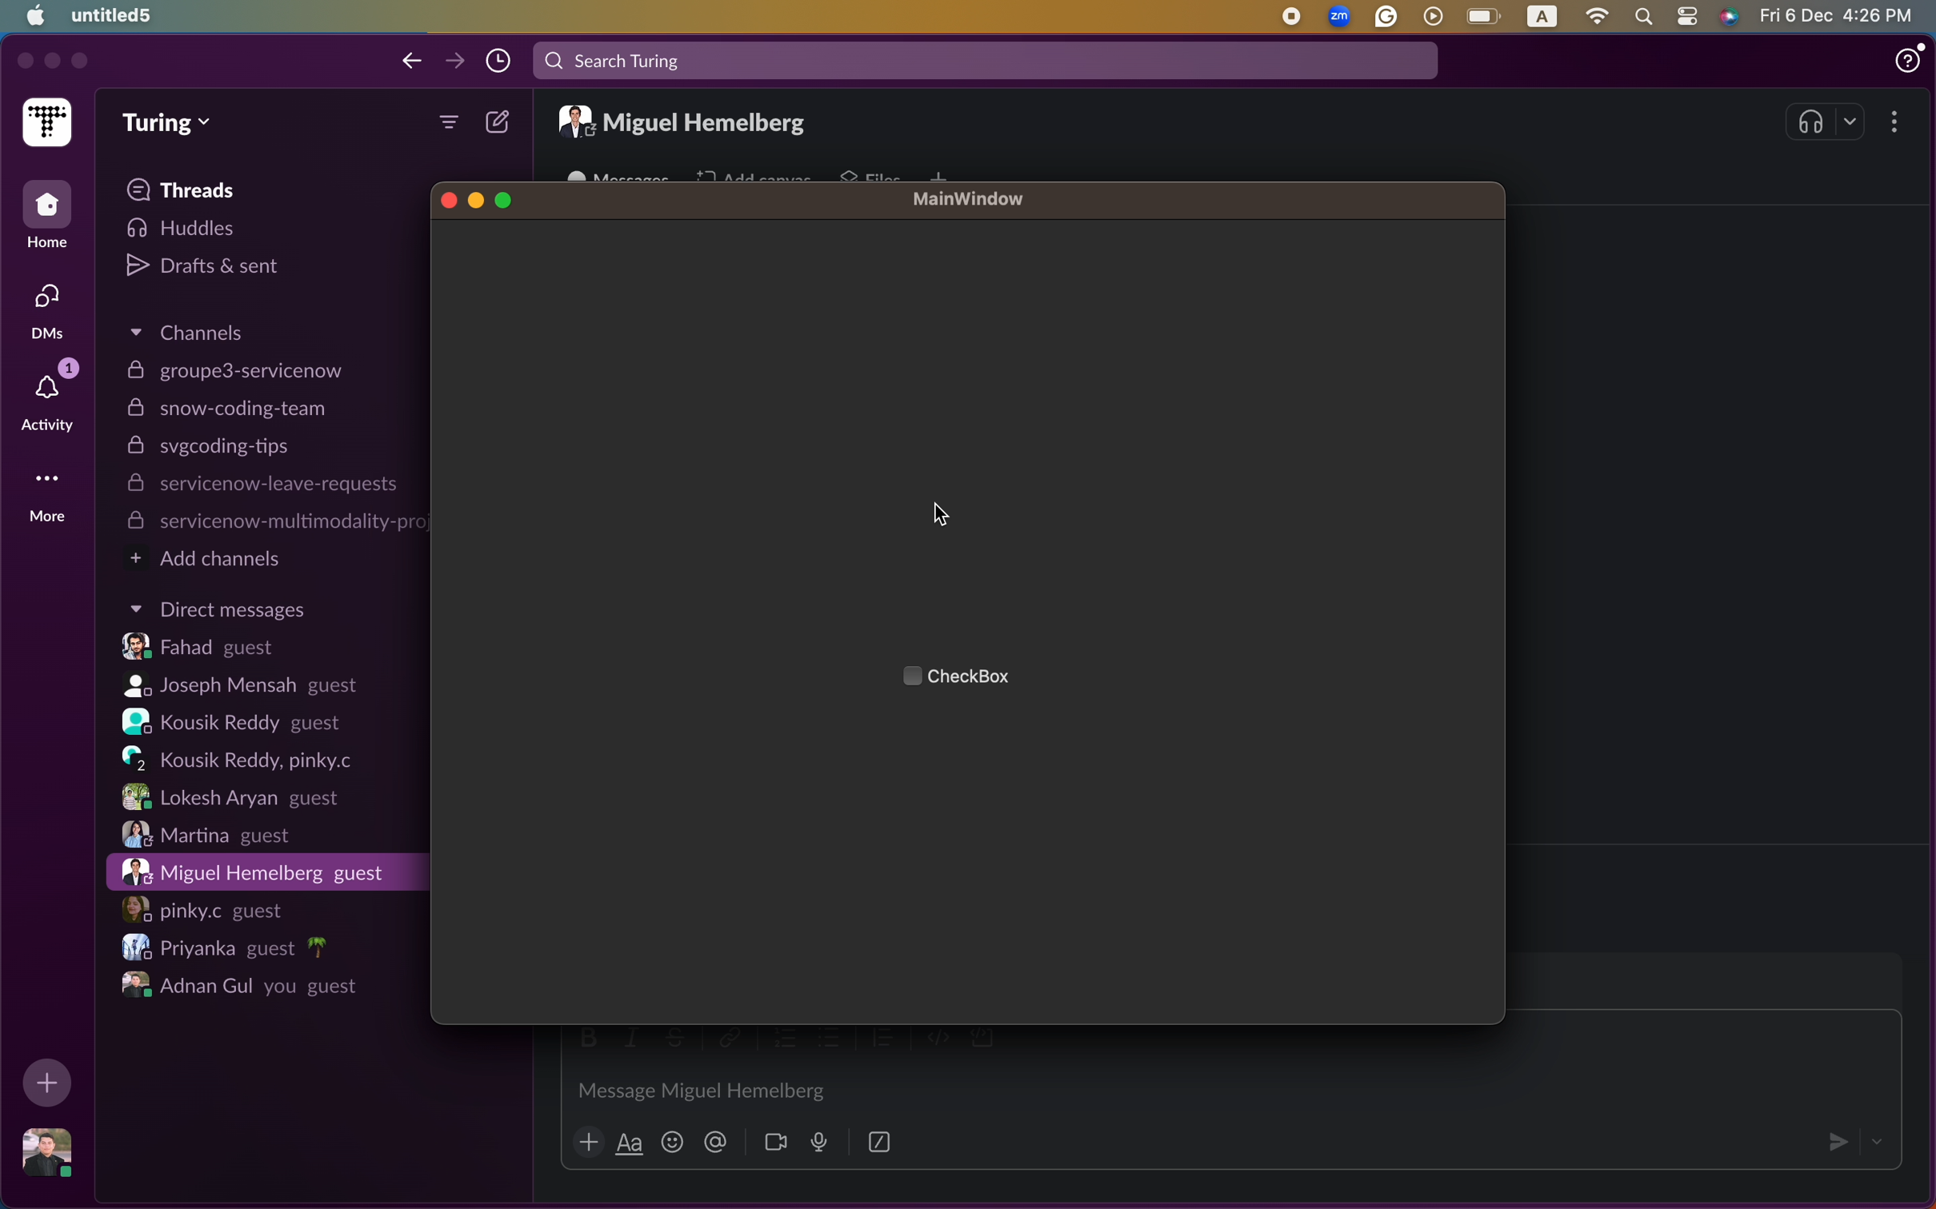 The width and height of the screenshot is (1936, 1209). What do you see at coordinates (881, 1139) in the screenshot?
I see `Box` at bounding box center [881, 1139].